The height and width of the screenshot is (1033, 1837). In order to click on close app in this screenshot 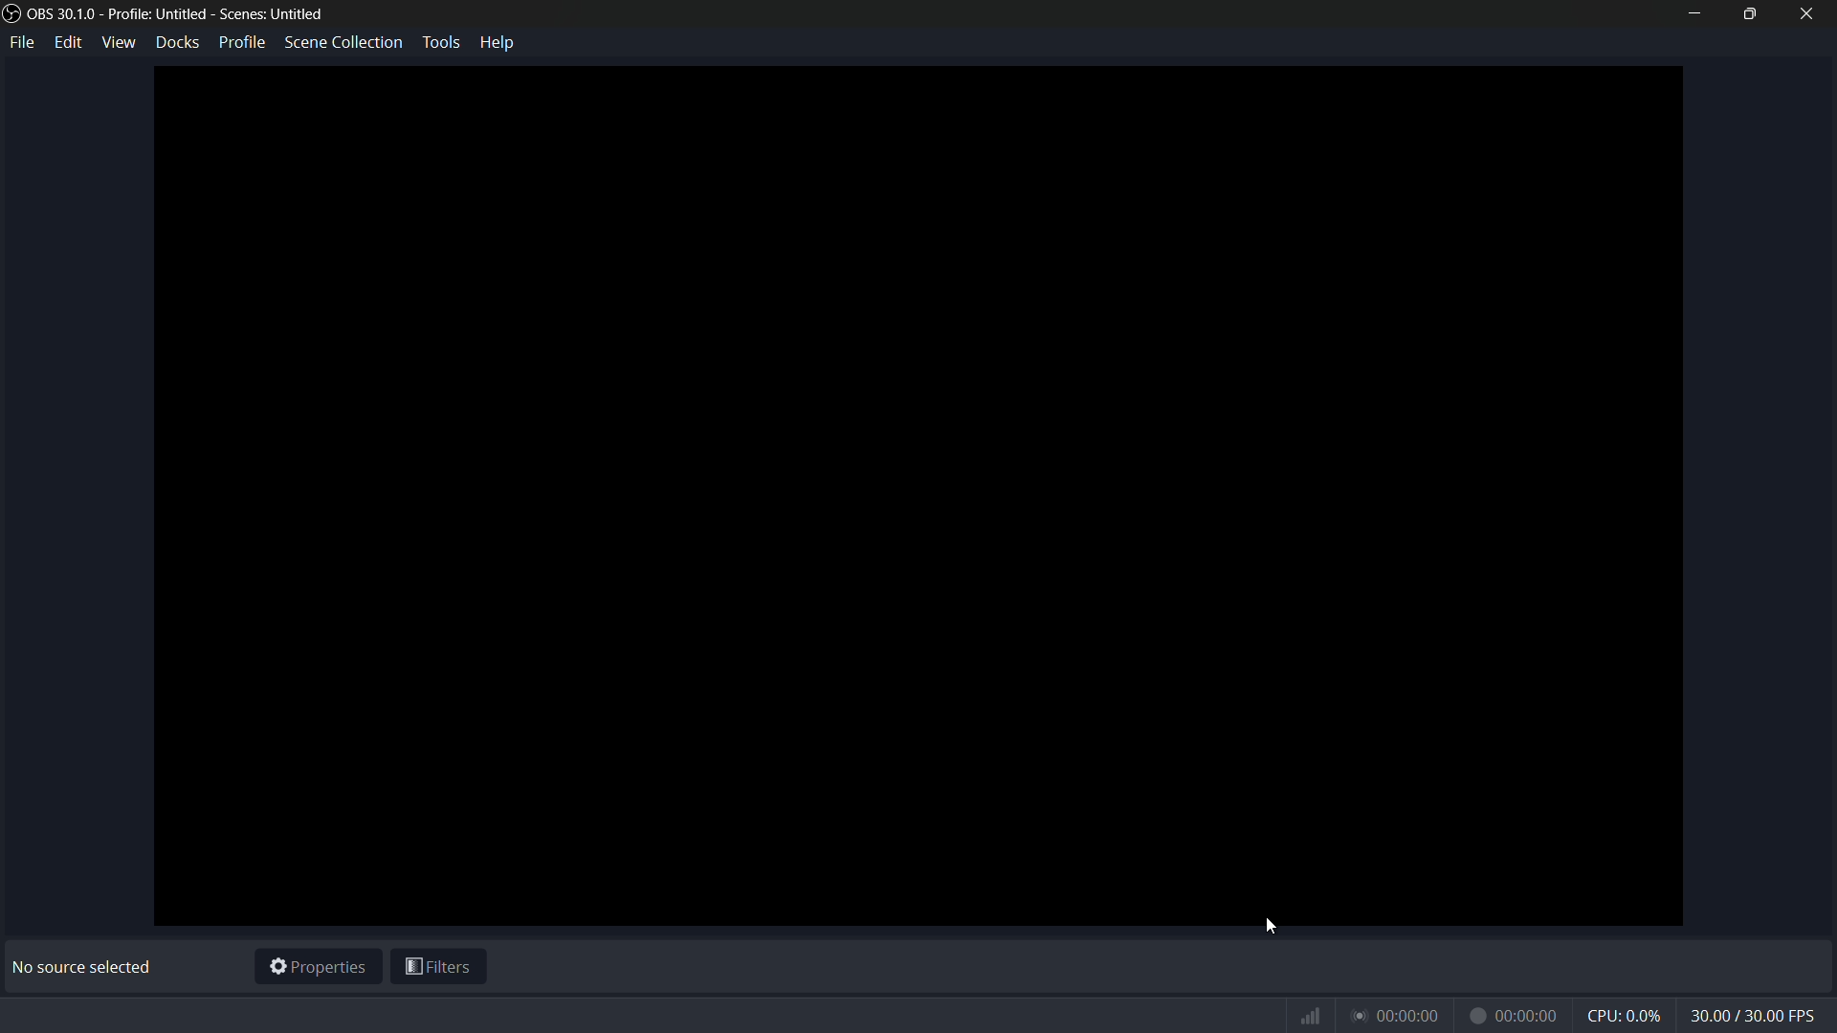, I will do `click(1807, 13)`.